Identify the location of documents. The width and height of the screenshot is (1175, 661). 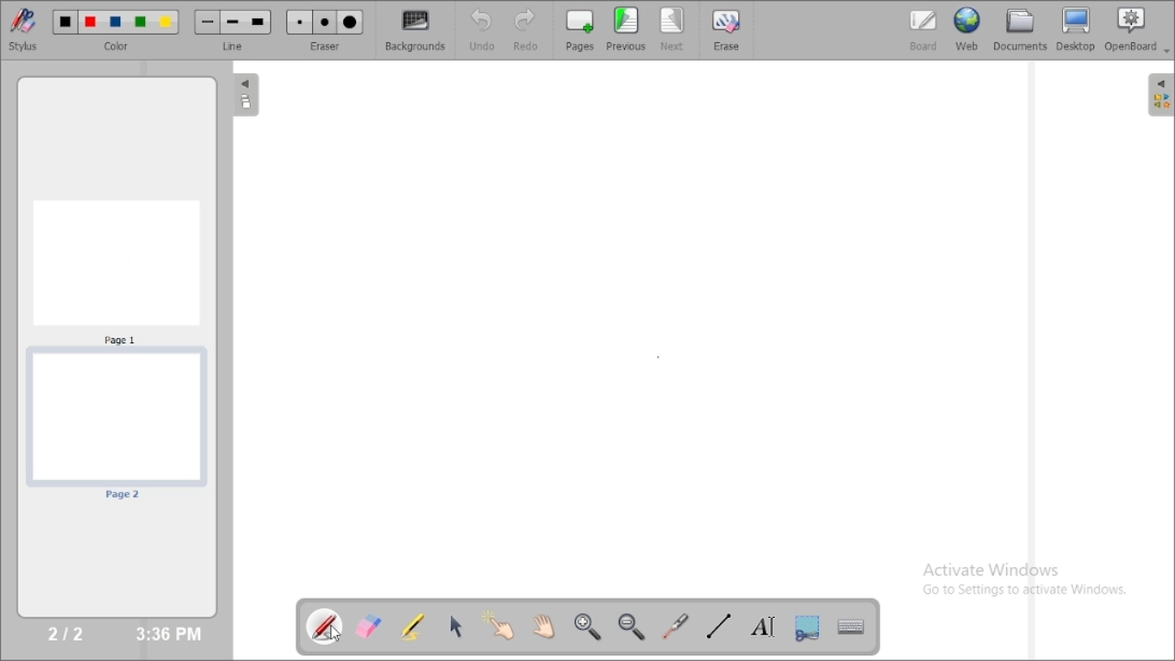
(1019, 28).